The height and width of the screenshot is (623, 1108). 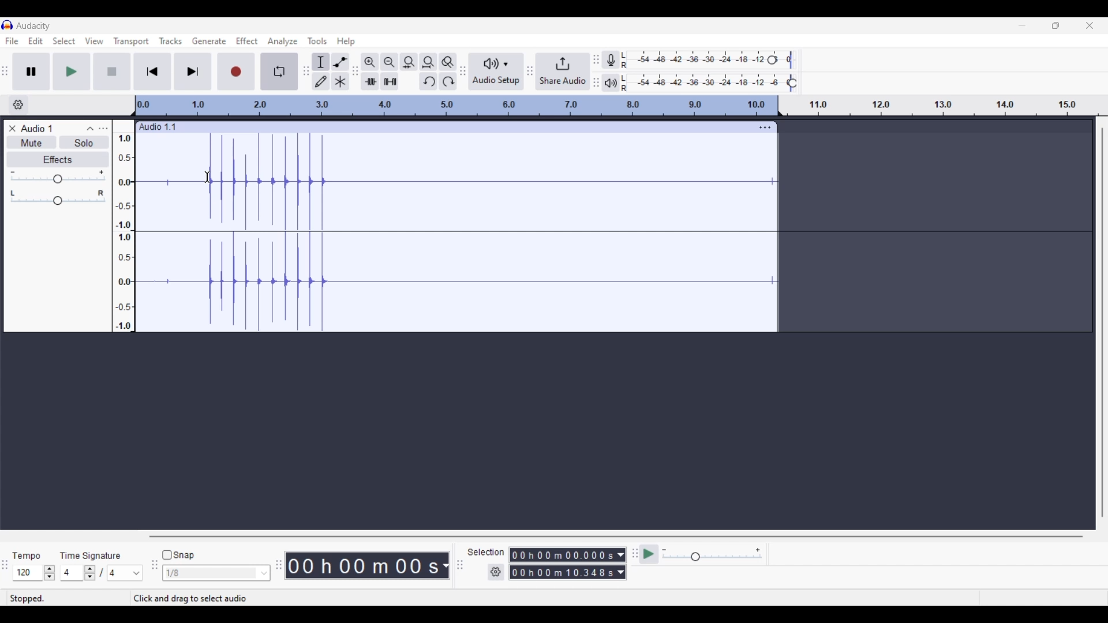 What do you see at coordinates (1090, 25) in the screenshot?
I see `Close interface` at bounding box center [1090, 25].